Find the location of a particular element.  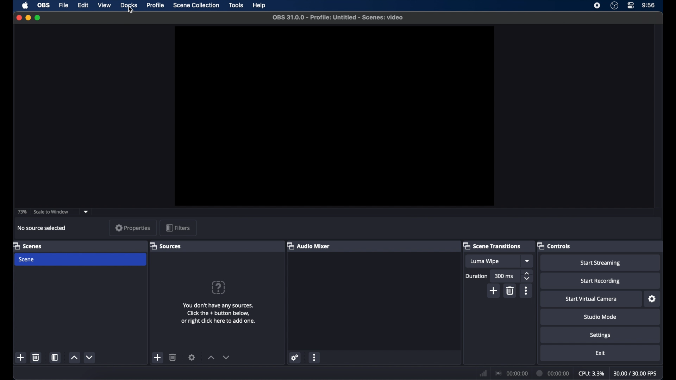

docks is located at coordinates (129, 5).